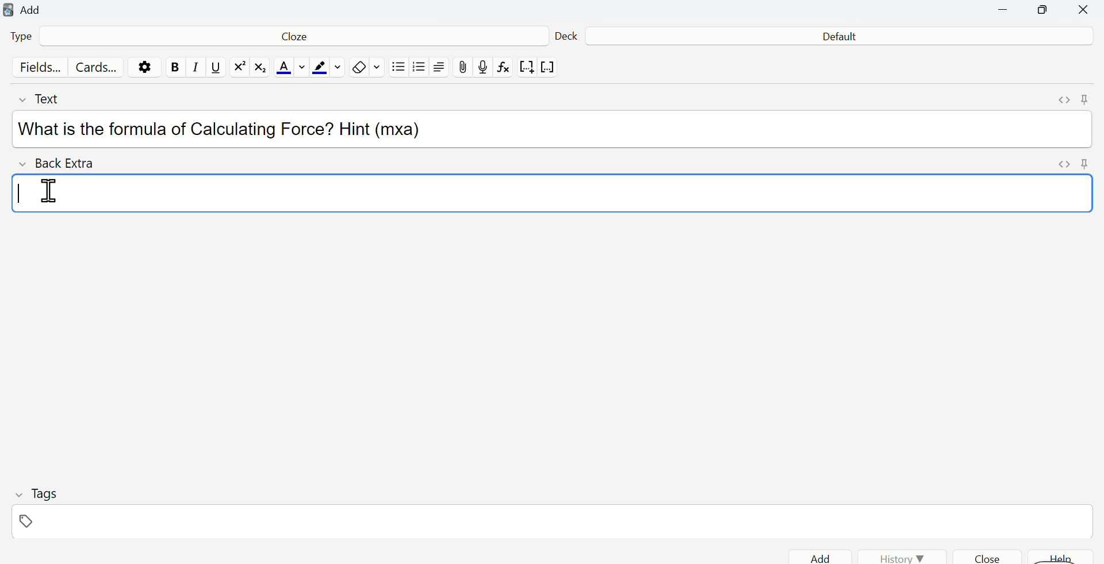 The width and height of the screenshot is (1104, 564). What do you see at coordinates (216, 68) in the screenshot?
I see `Underline` at bounding box center [216, 68].